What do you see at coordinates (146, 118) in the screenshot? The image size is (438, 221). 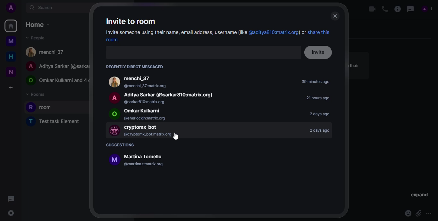 I see `@sherlockjh:matrix.org` at bounding box center [146, 118].